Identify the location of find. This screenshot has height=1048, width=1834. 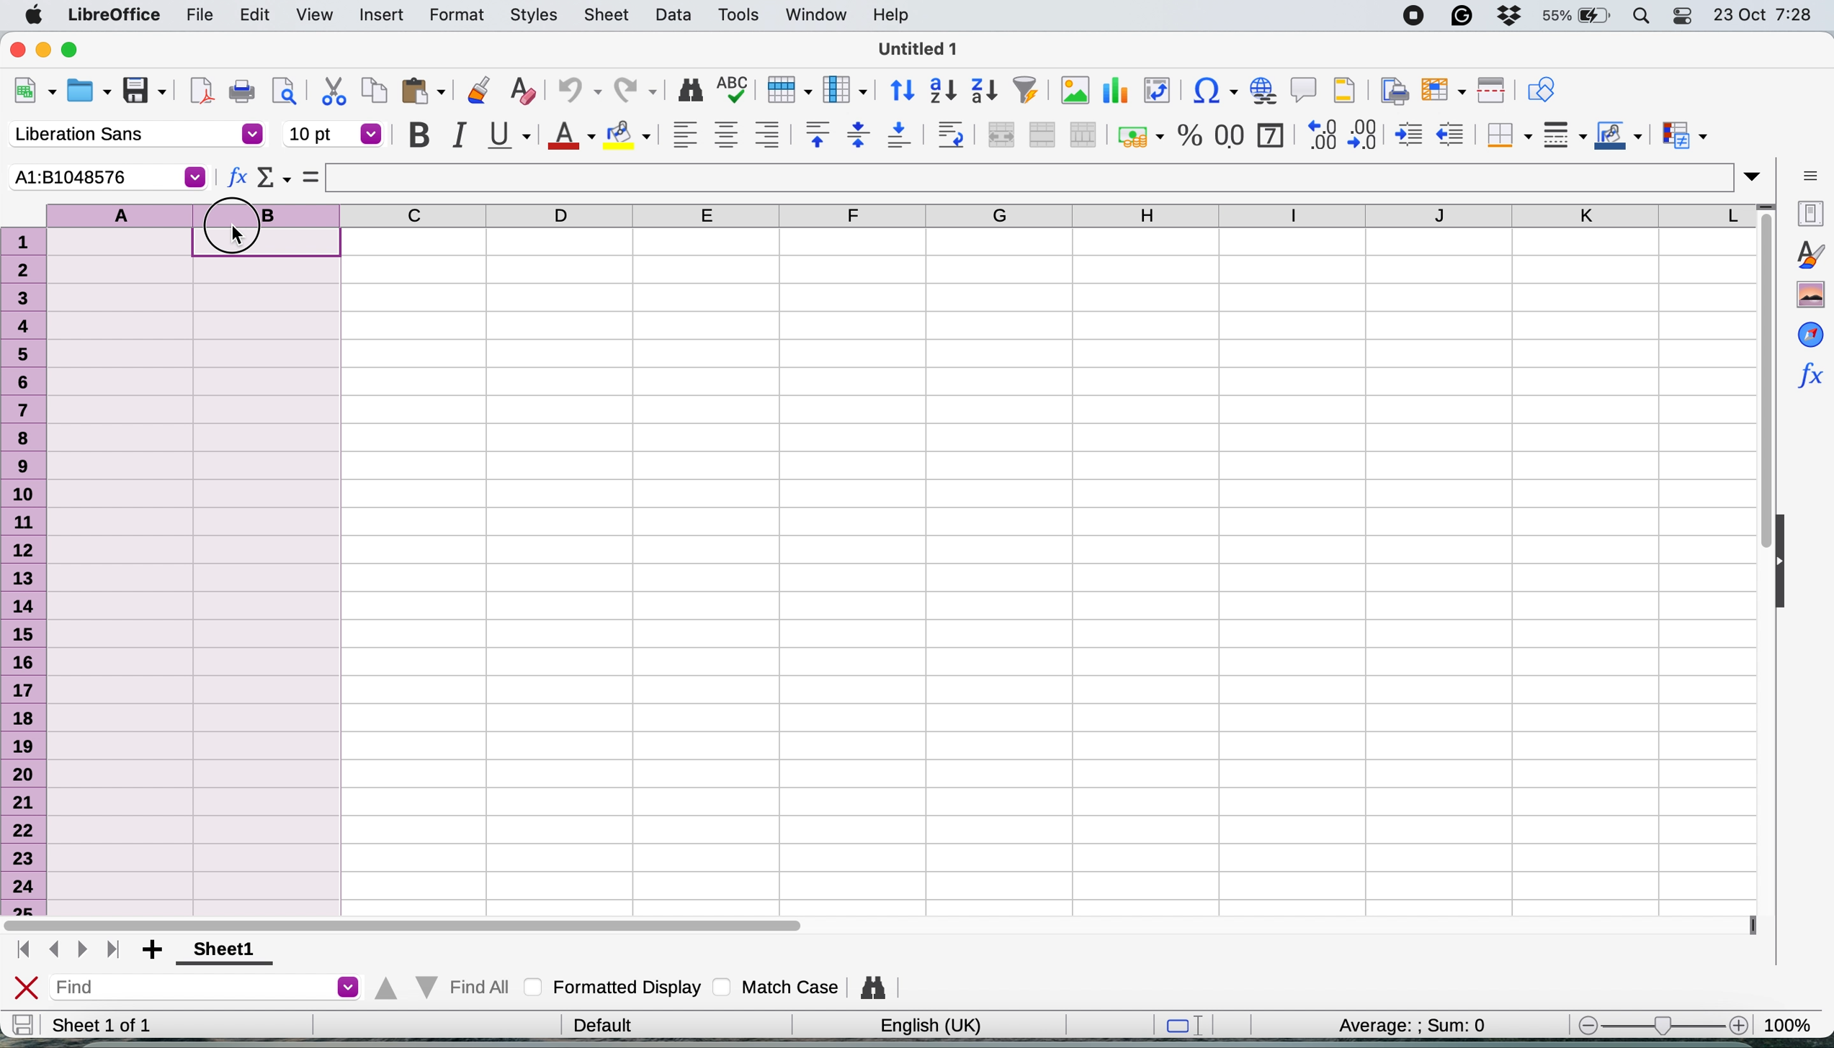
(204, 986).